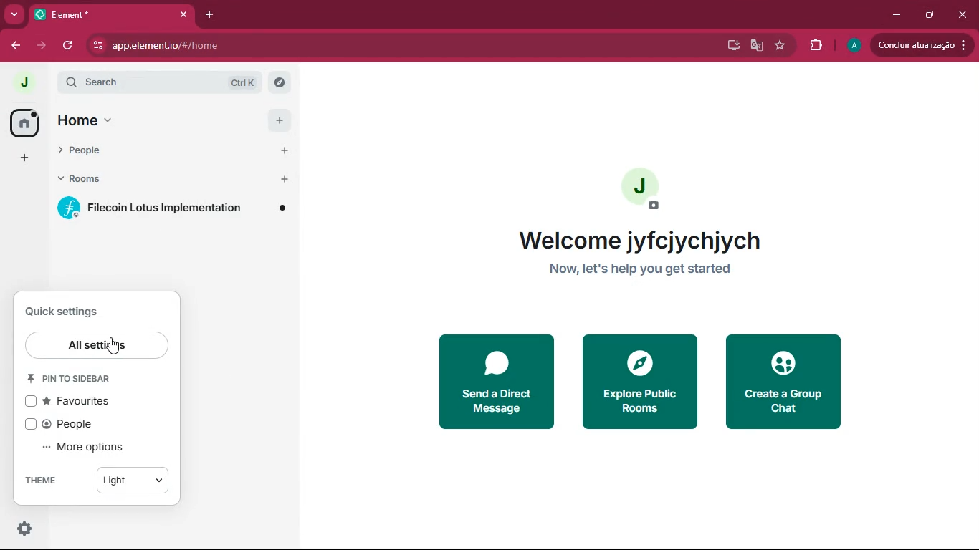  What do you see at coordinates (72, 312) in the screenshot?
I see `settings` at bounding box center [72, 312].